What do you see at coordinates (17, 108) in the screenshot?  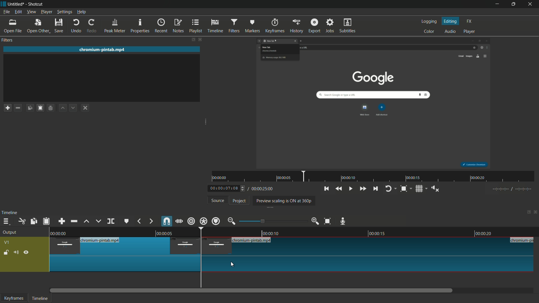 I see `remove a filter` at bounding box center [17, 108].